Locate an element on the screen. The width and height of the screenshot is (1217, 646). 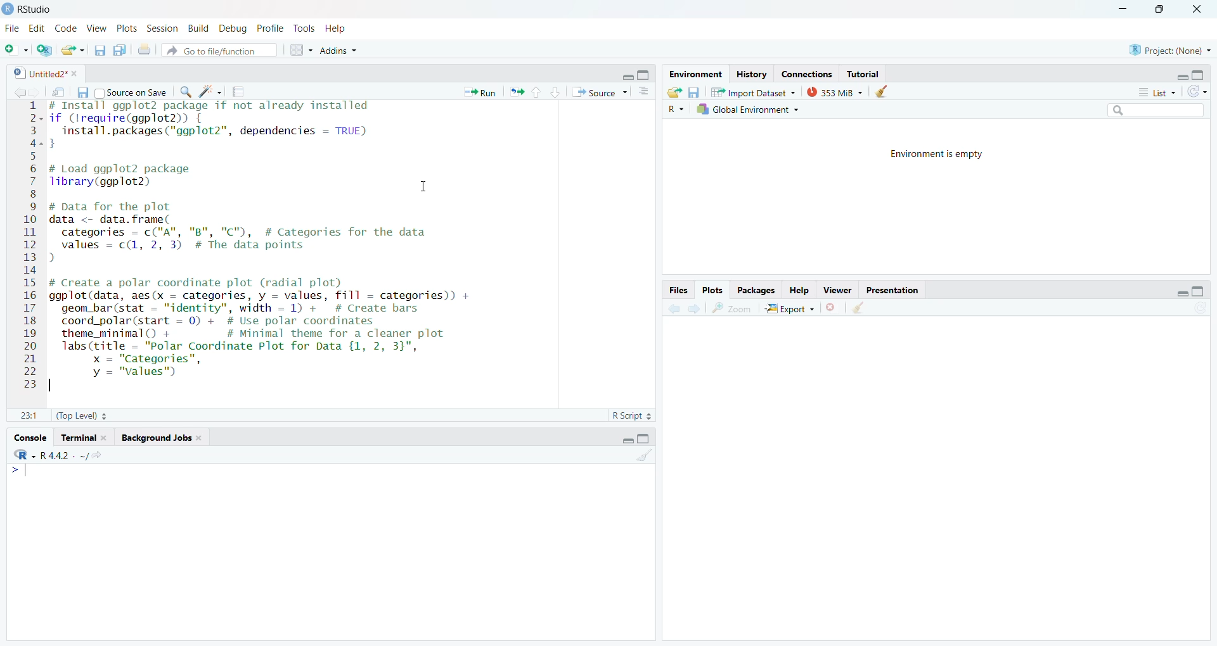
 Goto file/function is located at coordinates (221, 51).